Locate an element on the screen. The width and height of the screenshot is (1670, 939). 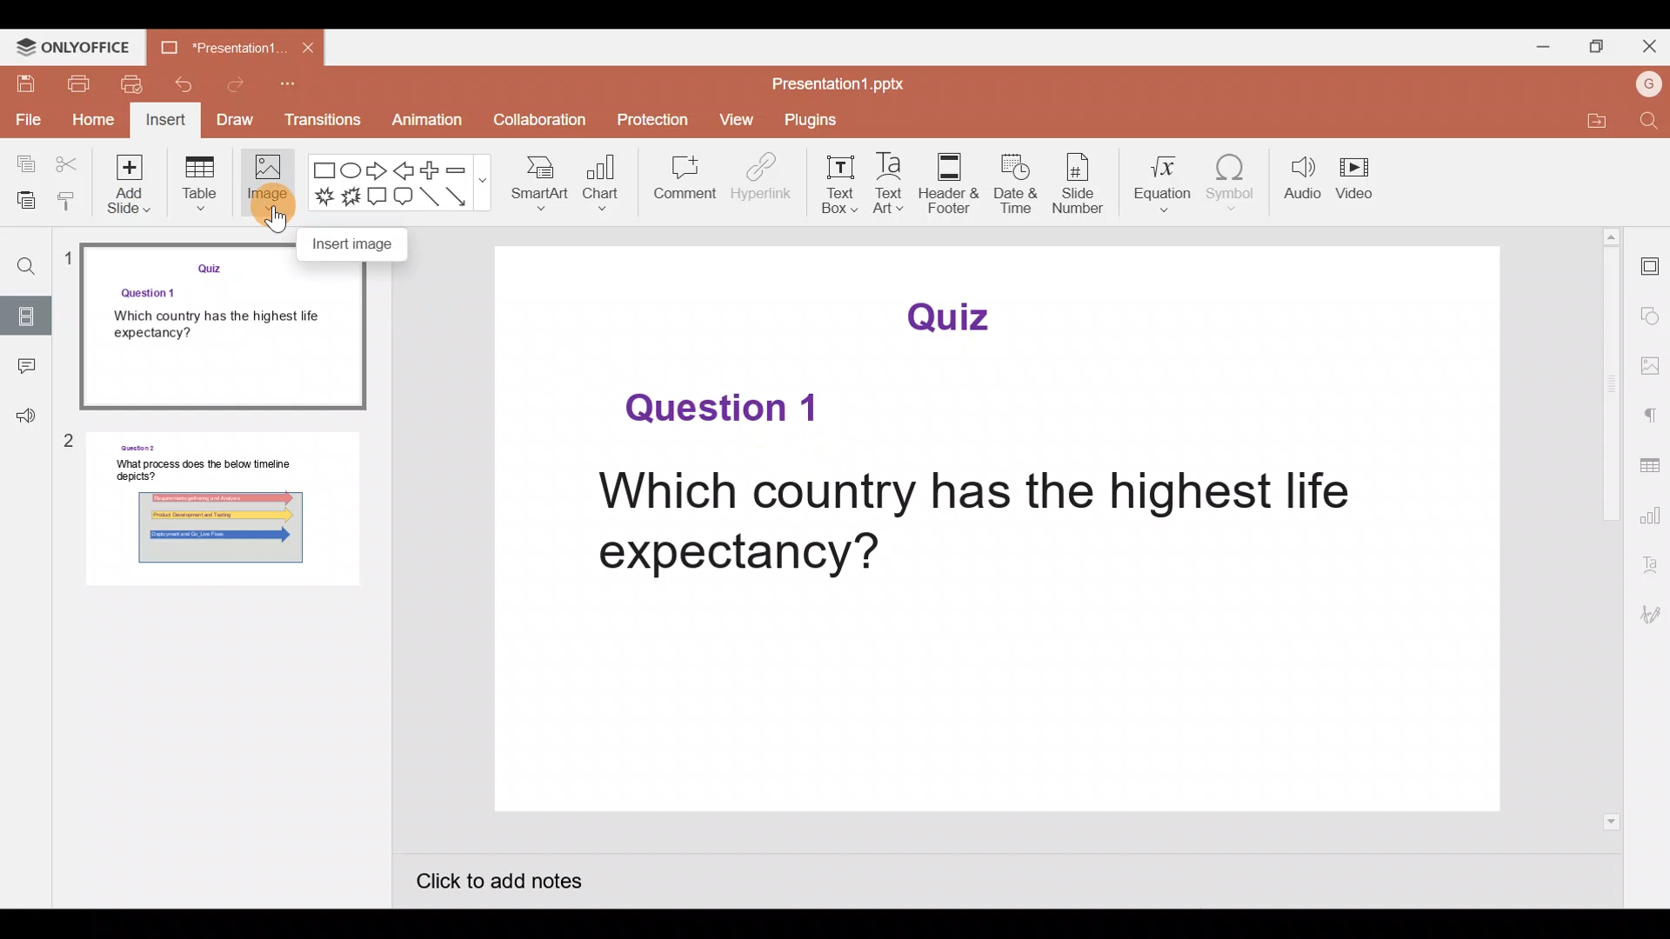
Chart settings is located at coordinates (1650, 516).